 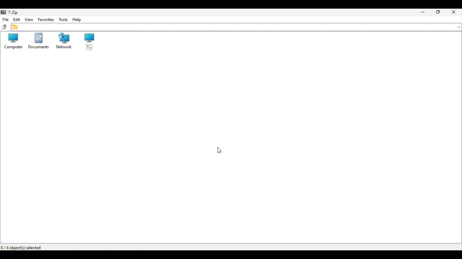 I want to click on Computer, so click(x=14, y=42).